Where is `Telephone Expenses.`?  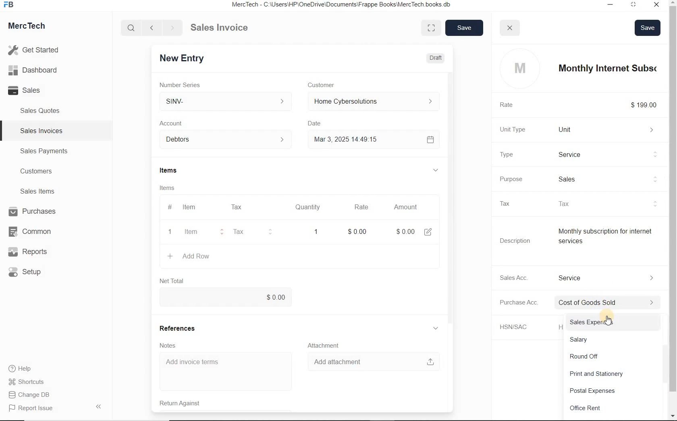 Telephone Expenses. is located at coordinates (611, 410).